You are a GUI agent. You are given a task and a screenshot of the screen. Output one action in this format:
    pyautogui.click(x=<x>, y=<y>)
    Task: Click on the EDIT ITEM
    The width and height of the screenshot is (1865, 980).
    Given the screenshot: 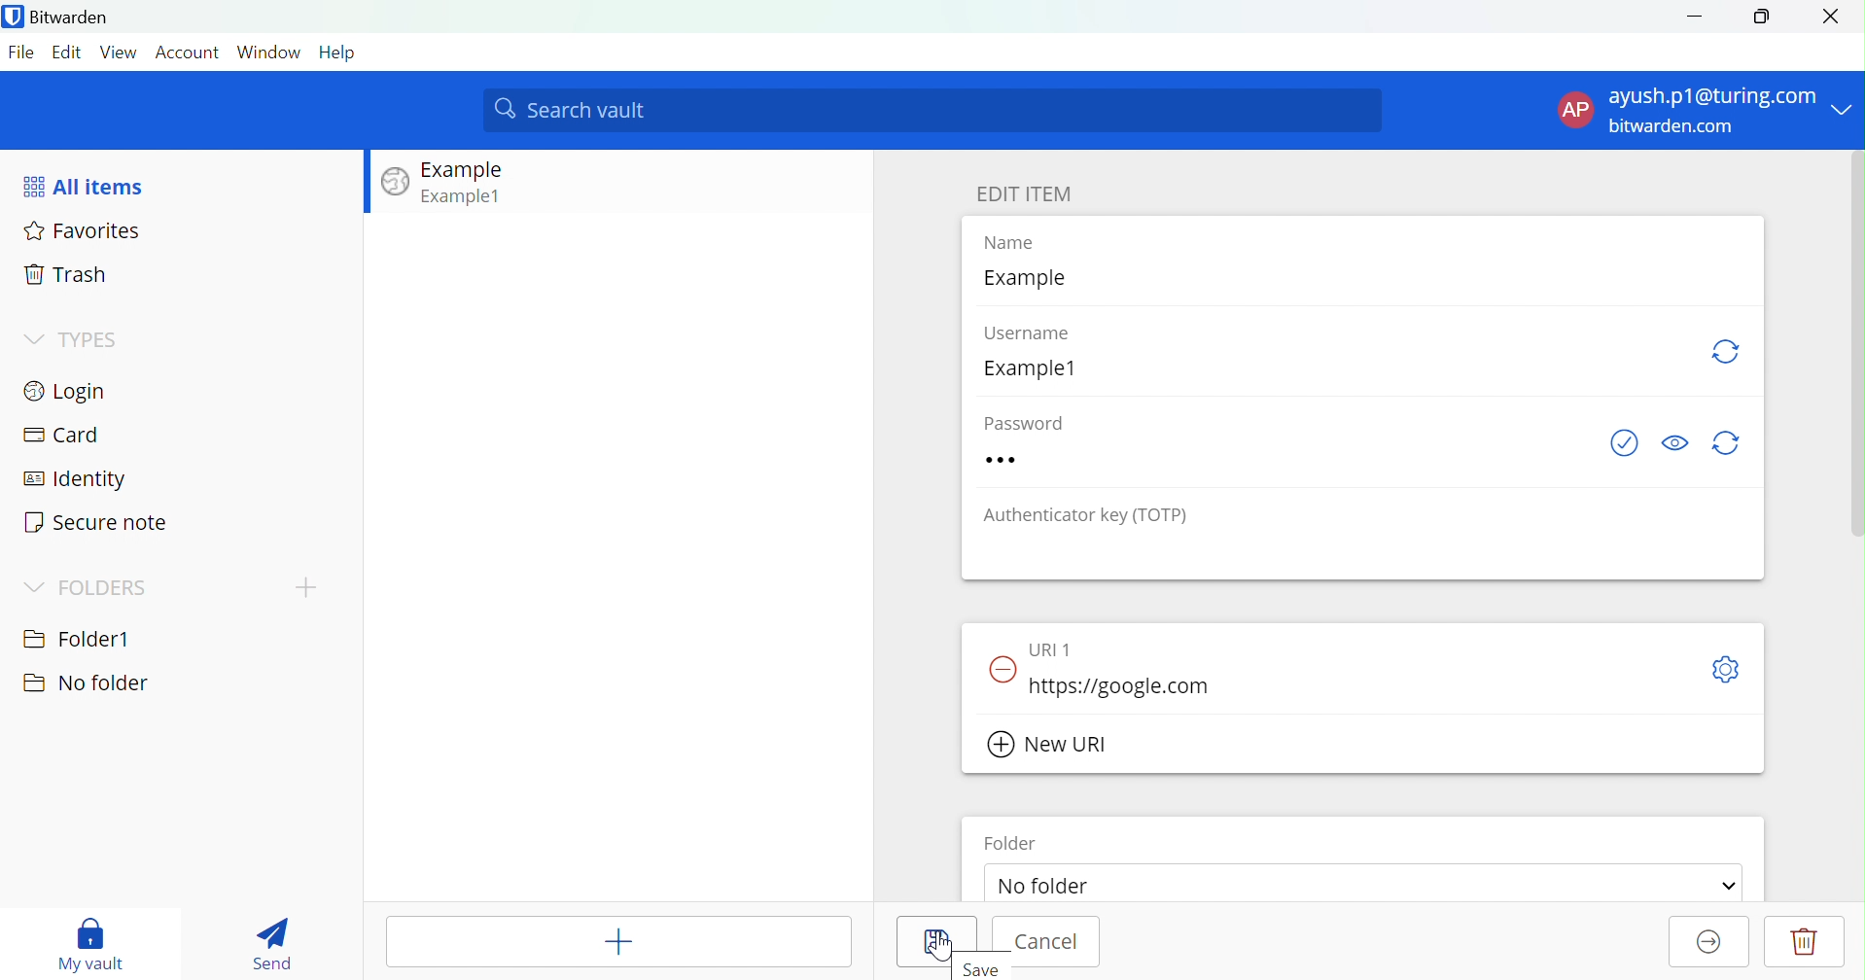 What is the action you would take?
    pyautogui.click(x=1024, y=193)
    